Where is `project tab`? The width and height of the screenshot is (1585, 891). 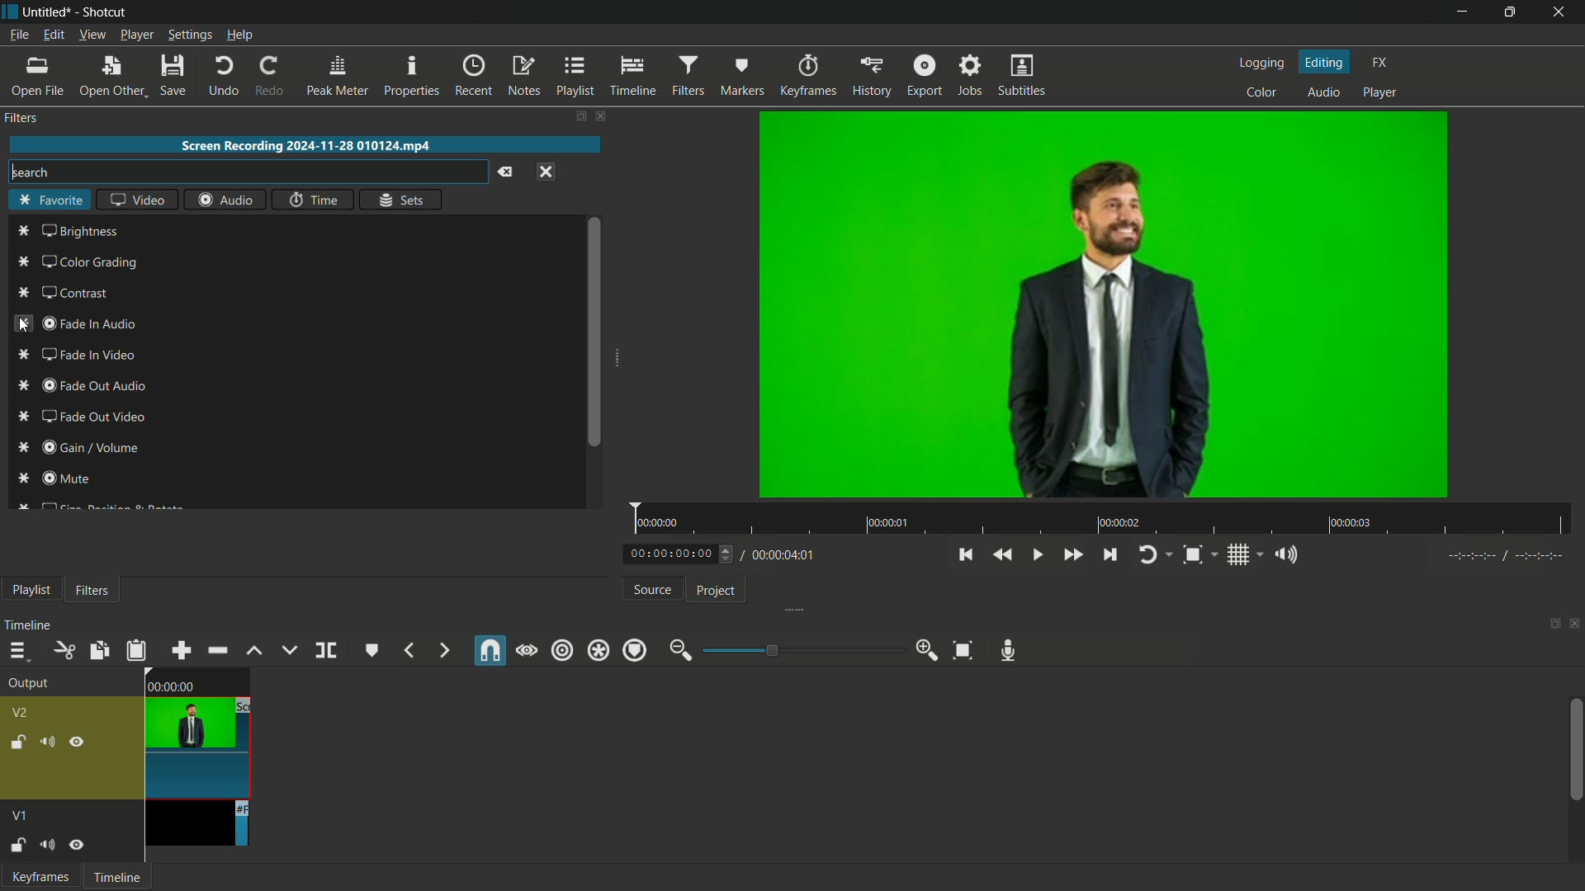
project tab is located at coordinates (717, 592).